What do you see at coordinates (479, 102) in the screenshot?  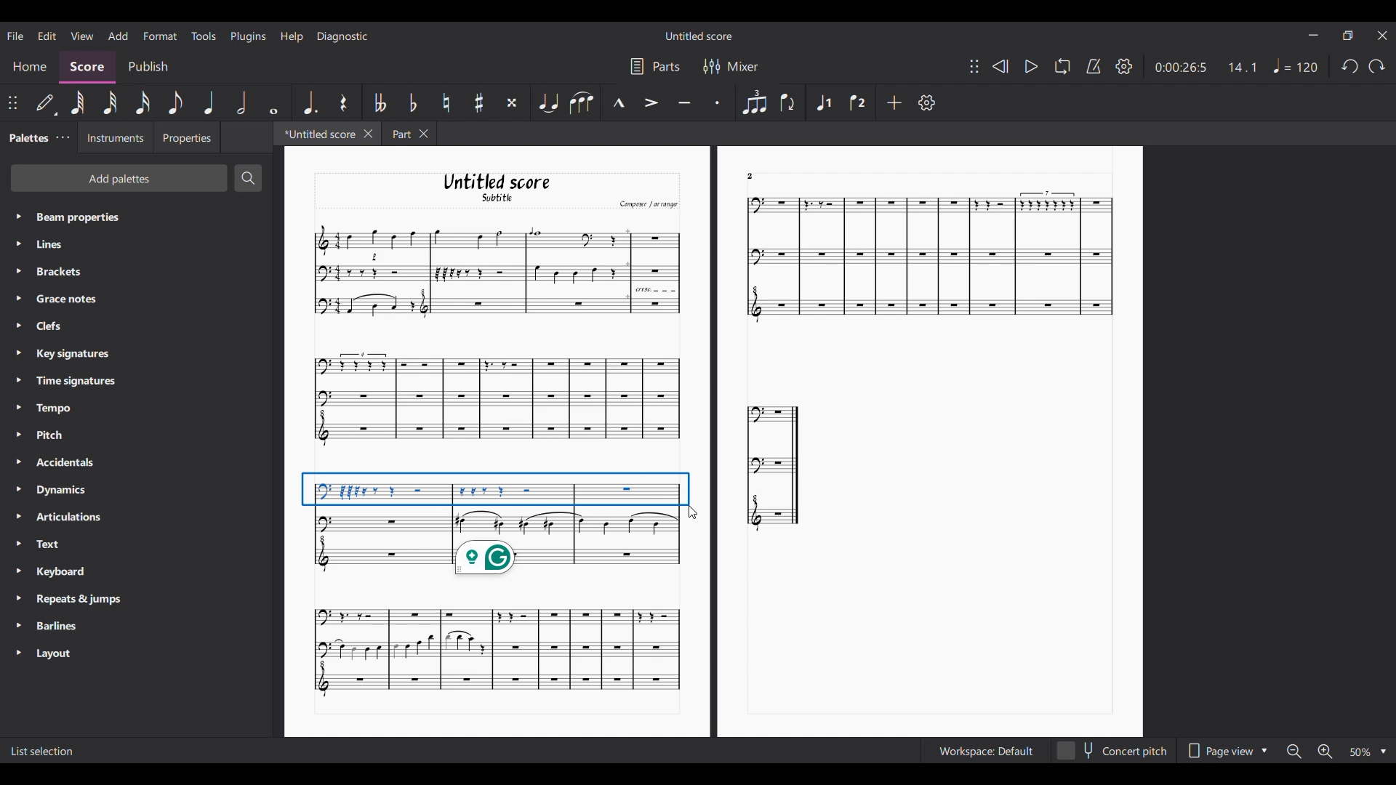 I see `Toggle sharp` at bounding box center [479, 102].